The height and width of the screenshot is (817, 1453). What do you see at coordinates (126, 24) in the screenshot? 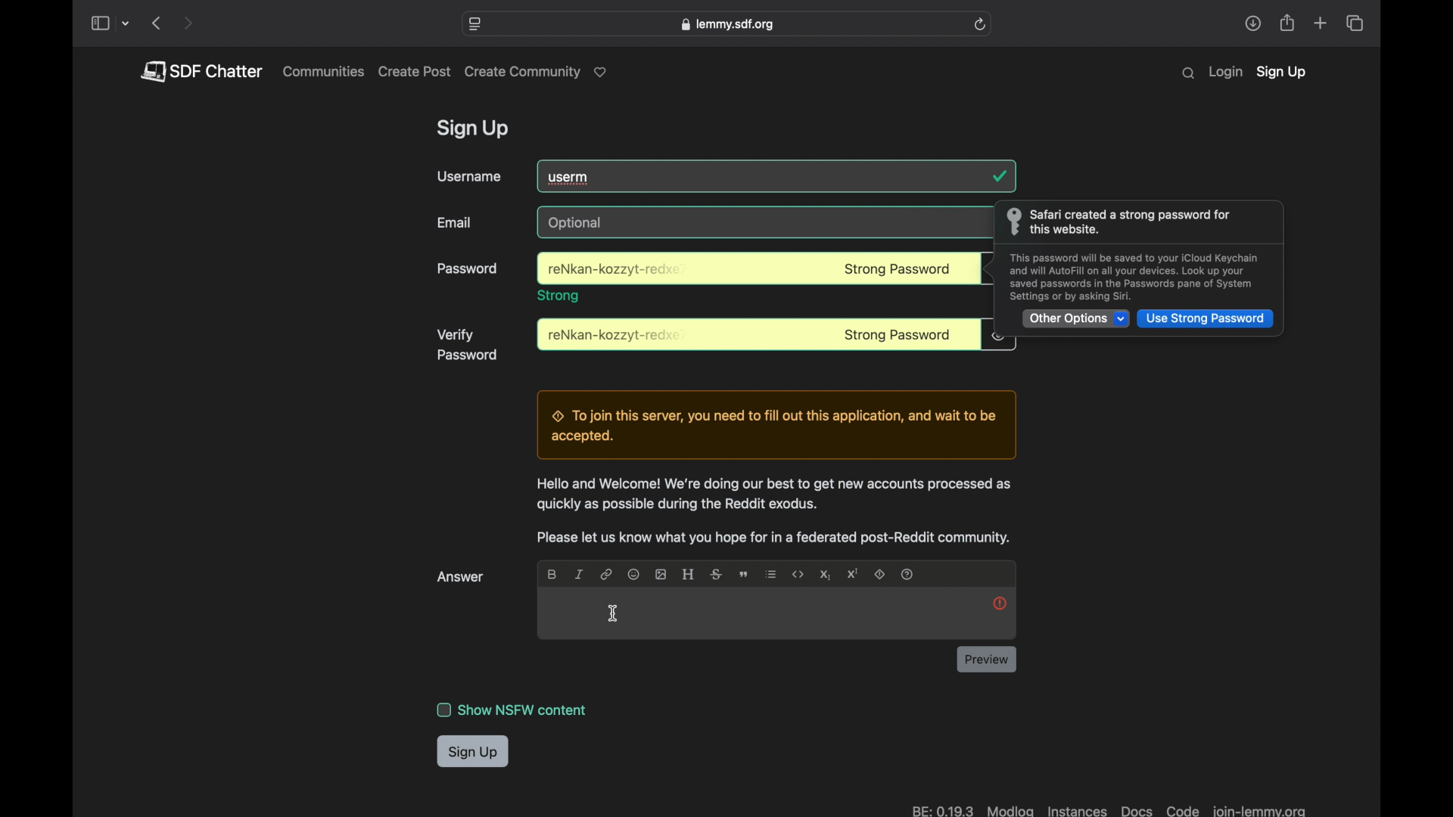
I see `tab group picker` at bounding box center [126, 24].